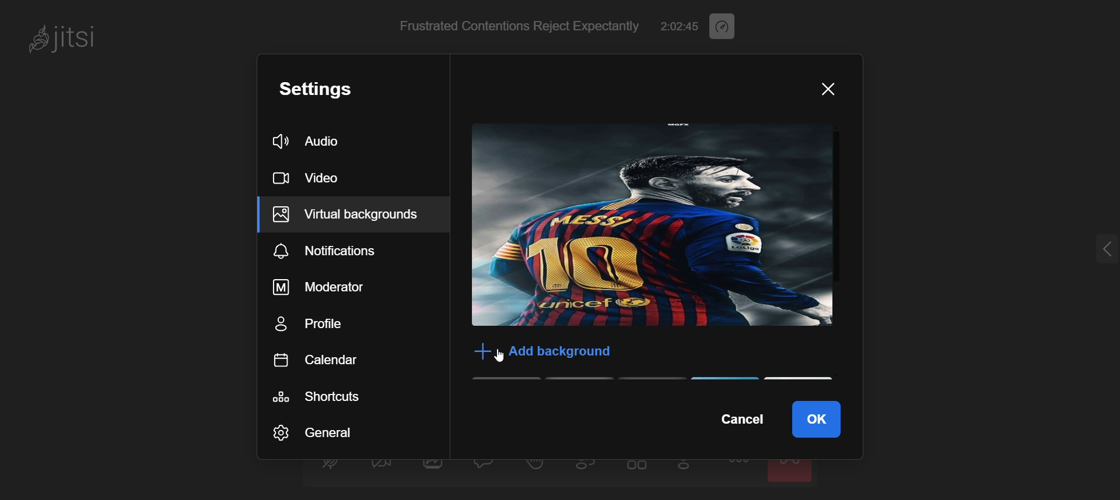  Describe the element at coordinates (792, 470) in the screenshot. I see `end call` at that location.